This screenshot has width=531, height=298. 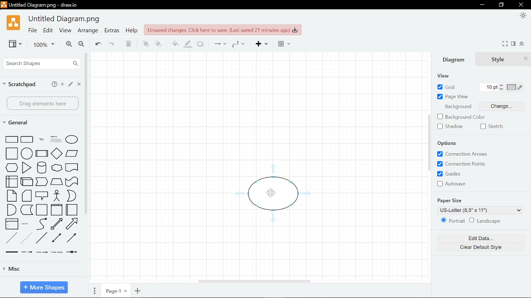 I want to click on Decrease grid, so click(x=502, y=90).